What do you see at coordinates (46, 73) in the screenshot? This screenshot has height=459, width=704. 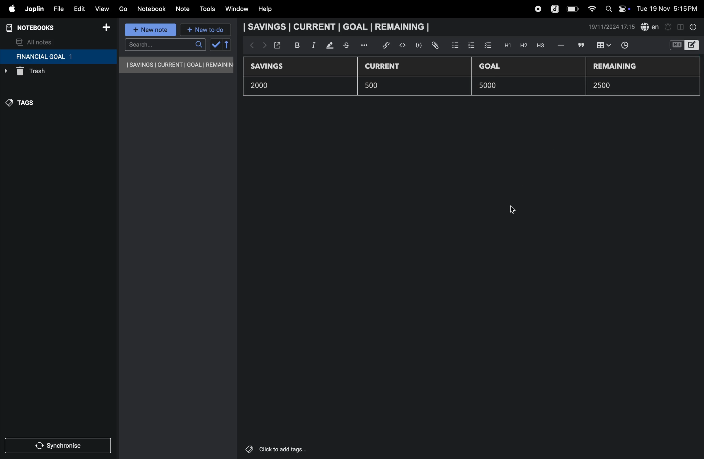 I see `trash` at bounding box center [46, 73].